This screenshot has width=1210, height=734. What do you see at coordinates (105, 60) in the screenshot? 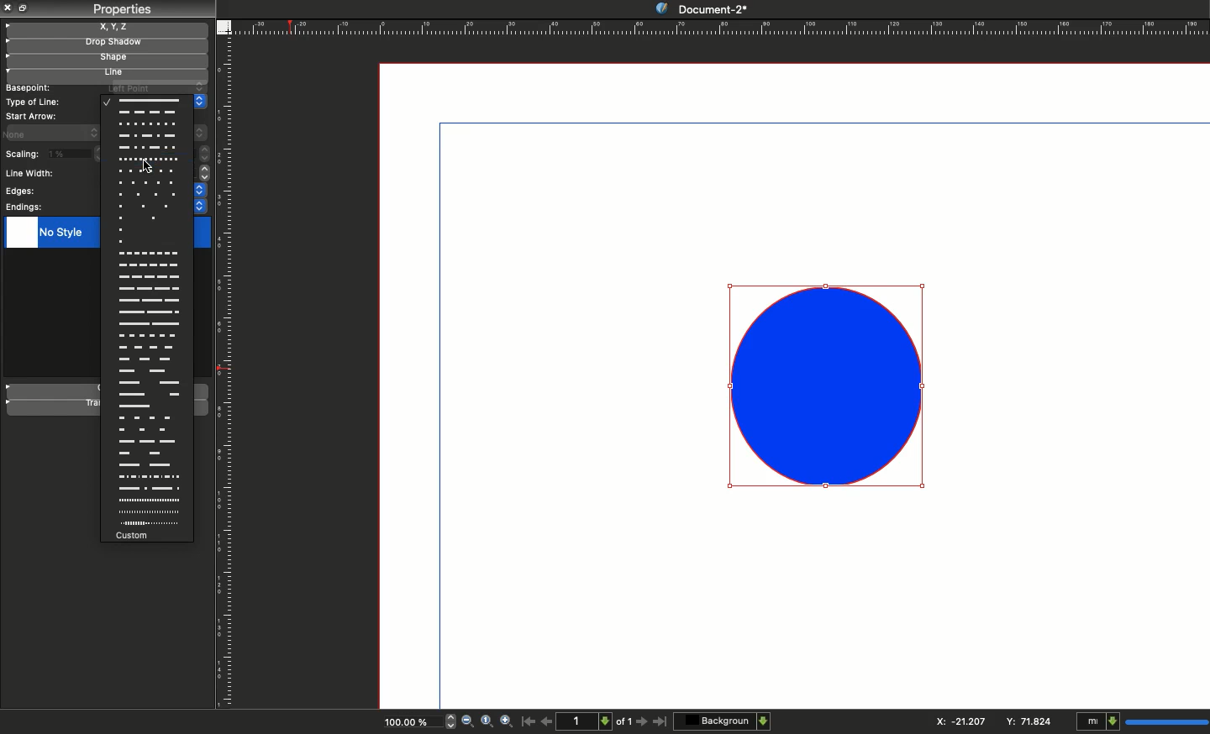
I see `Shape` at bounding box center [105, 60].